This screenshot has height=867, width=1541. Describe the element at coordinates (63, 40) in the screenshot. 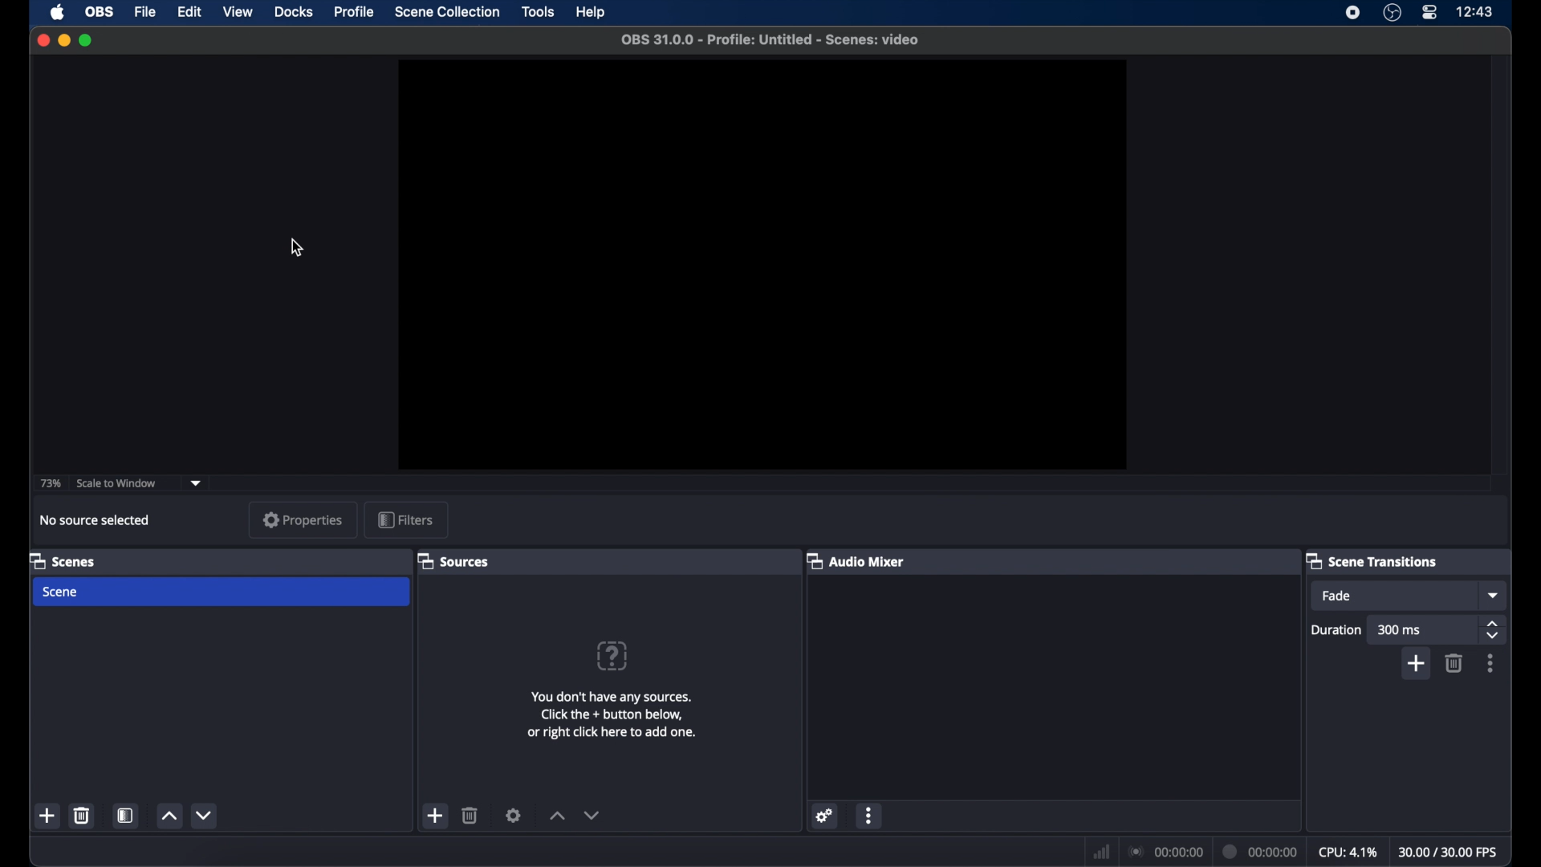

I see `minimize` at that location.